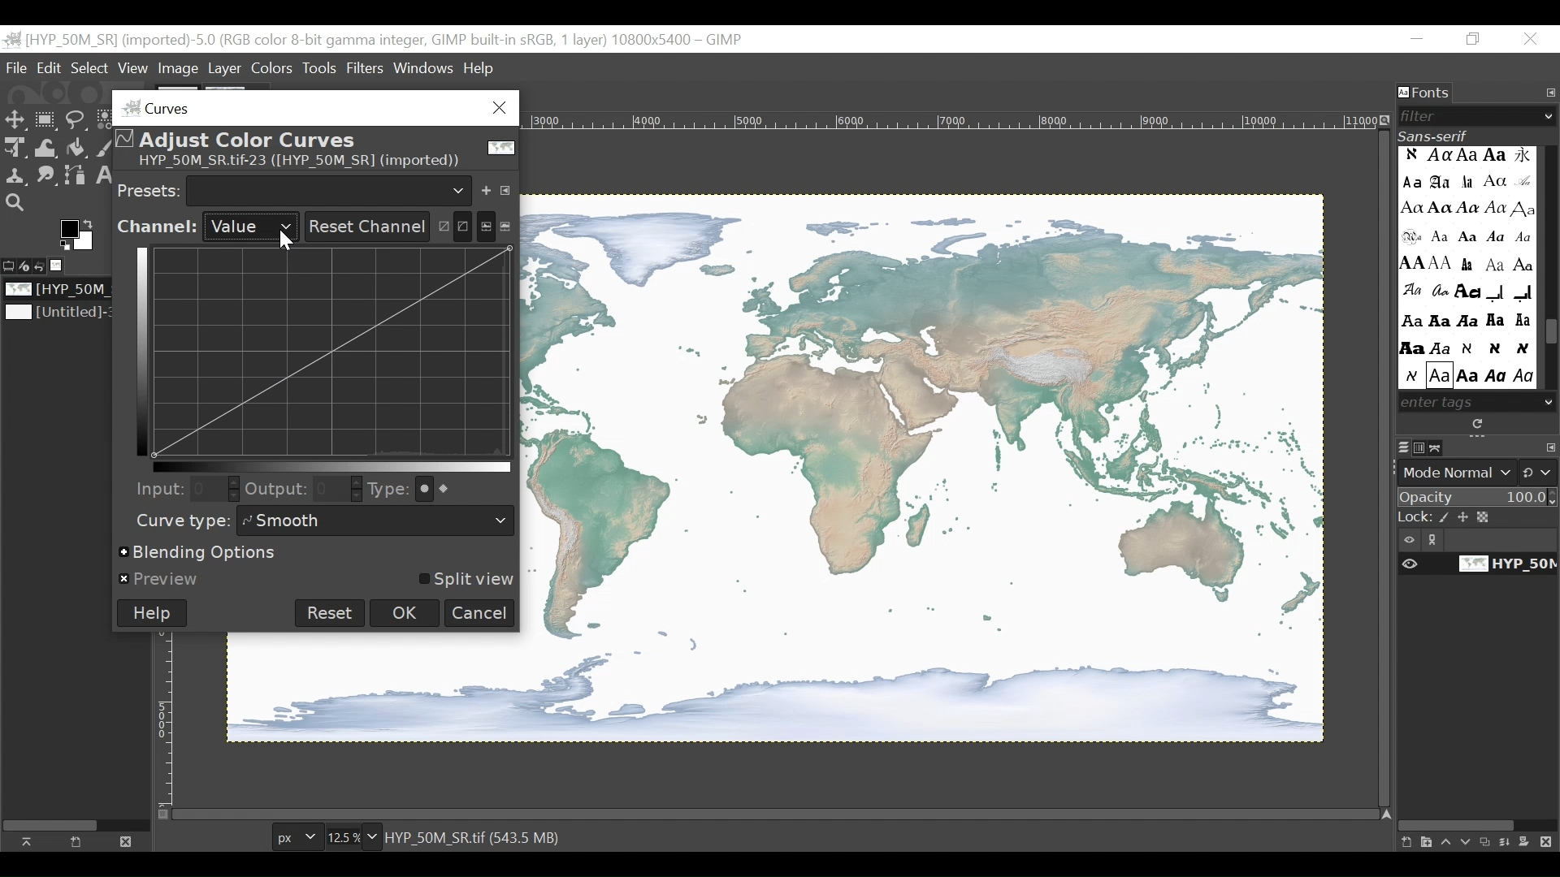 This screenshot has height=877, width=1560. I want to click on Pixels, so click(295, 838).